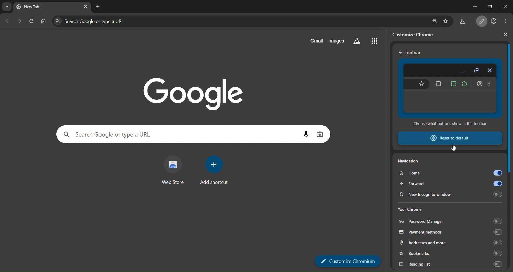 Image resolution: width=513 pixels, height=272 pixels. I want to click on bookmark , so click(446, 22).